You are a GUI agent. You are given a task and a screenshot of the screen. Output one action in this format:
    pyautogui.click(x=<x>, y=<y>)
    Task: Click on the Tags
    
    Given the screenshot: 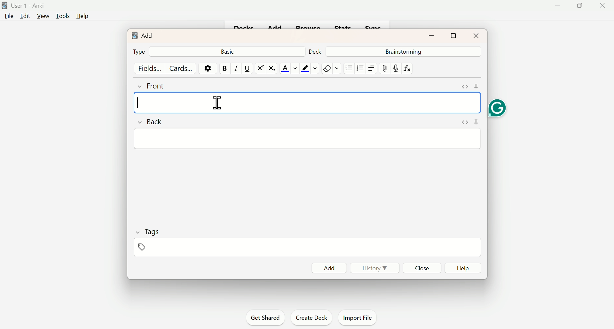 What is the action you would take?
    pyautogui.click(x=148, y=238)
    